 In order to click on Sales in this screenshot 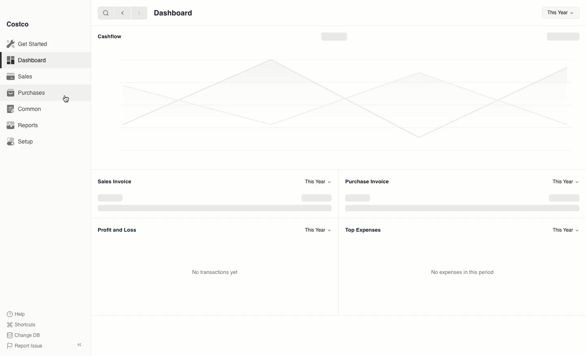, I will do `click(22, 76)`.